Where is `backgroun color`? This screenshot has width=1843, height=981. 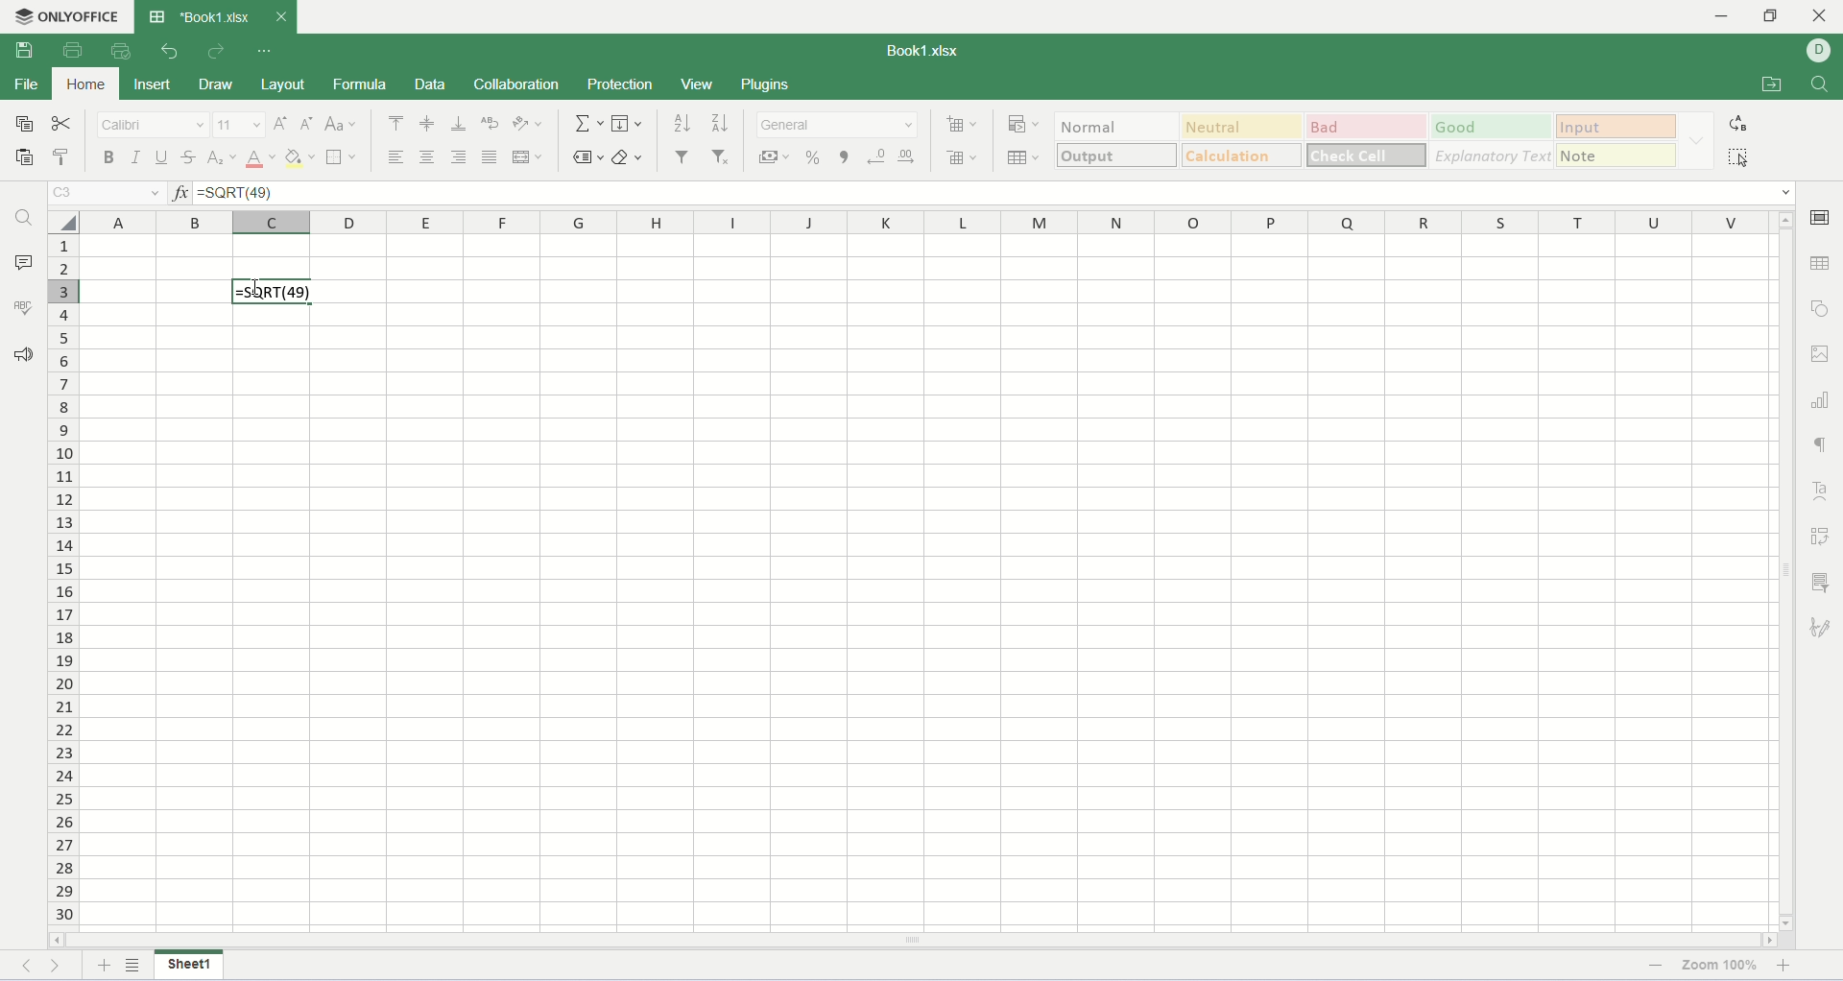 backgroun color is located at coordinates (301, 156).